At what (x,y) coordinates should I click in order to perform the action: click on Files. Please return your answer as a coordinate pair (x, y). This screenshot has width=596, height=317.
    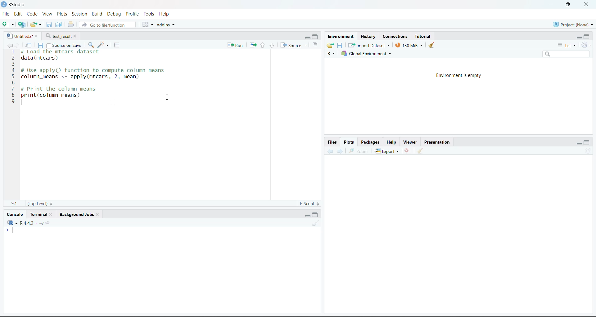
    Looking at the image, I should click on (332, 142).